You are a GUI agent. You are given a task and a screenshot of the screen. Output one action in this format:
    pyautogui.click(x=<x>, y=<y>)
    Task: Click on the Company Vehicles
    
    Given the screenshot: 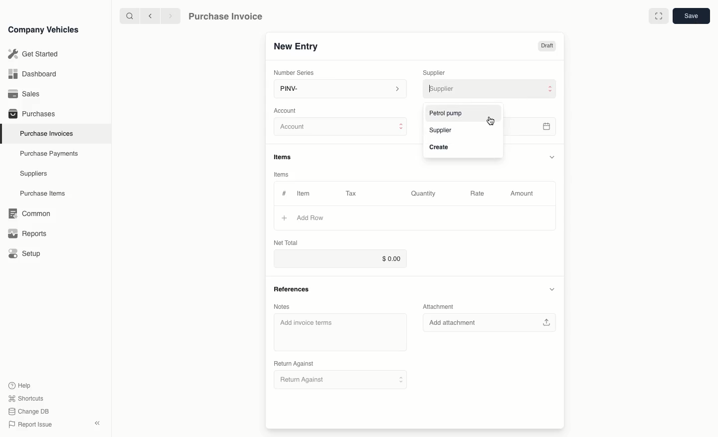 What is the action you would take?
    pyautogui.click(x=43, y=29)
    